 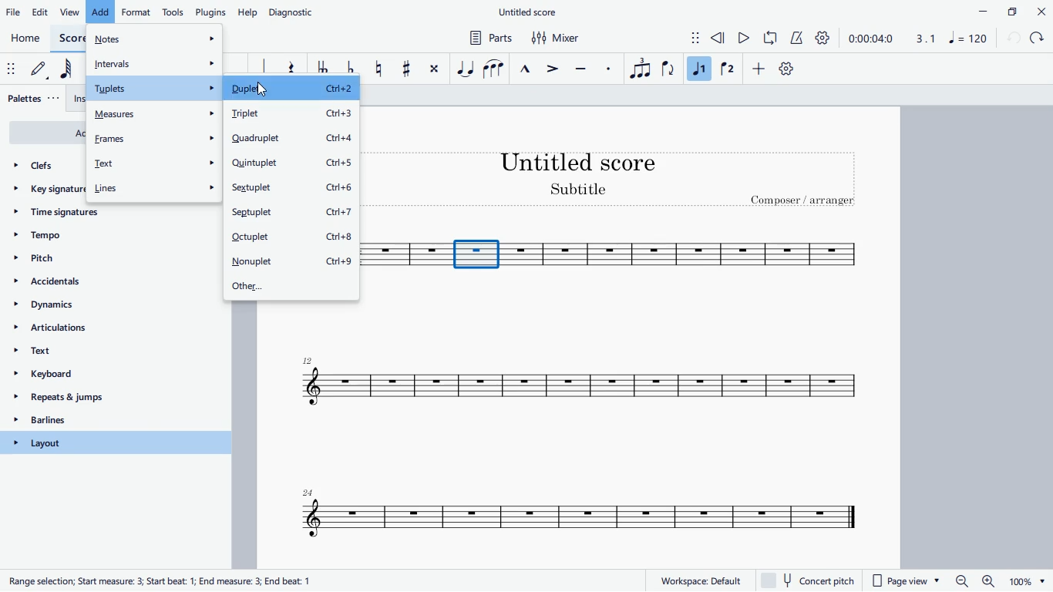 What do you see at coordinates (403, 255) in the screenshot?
I see `score` at bounding box center [403, 255].